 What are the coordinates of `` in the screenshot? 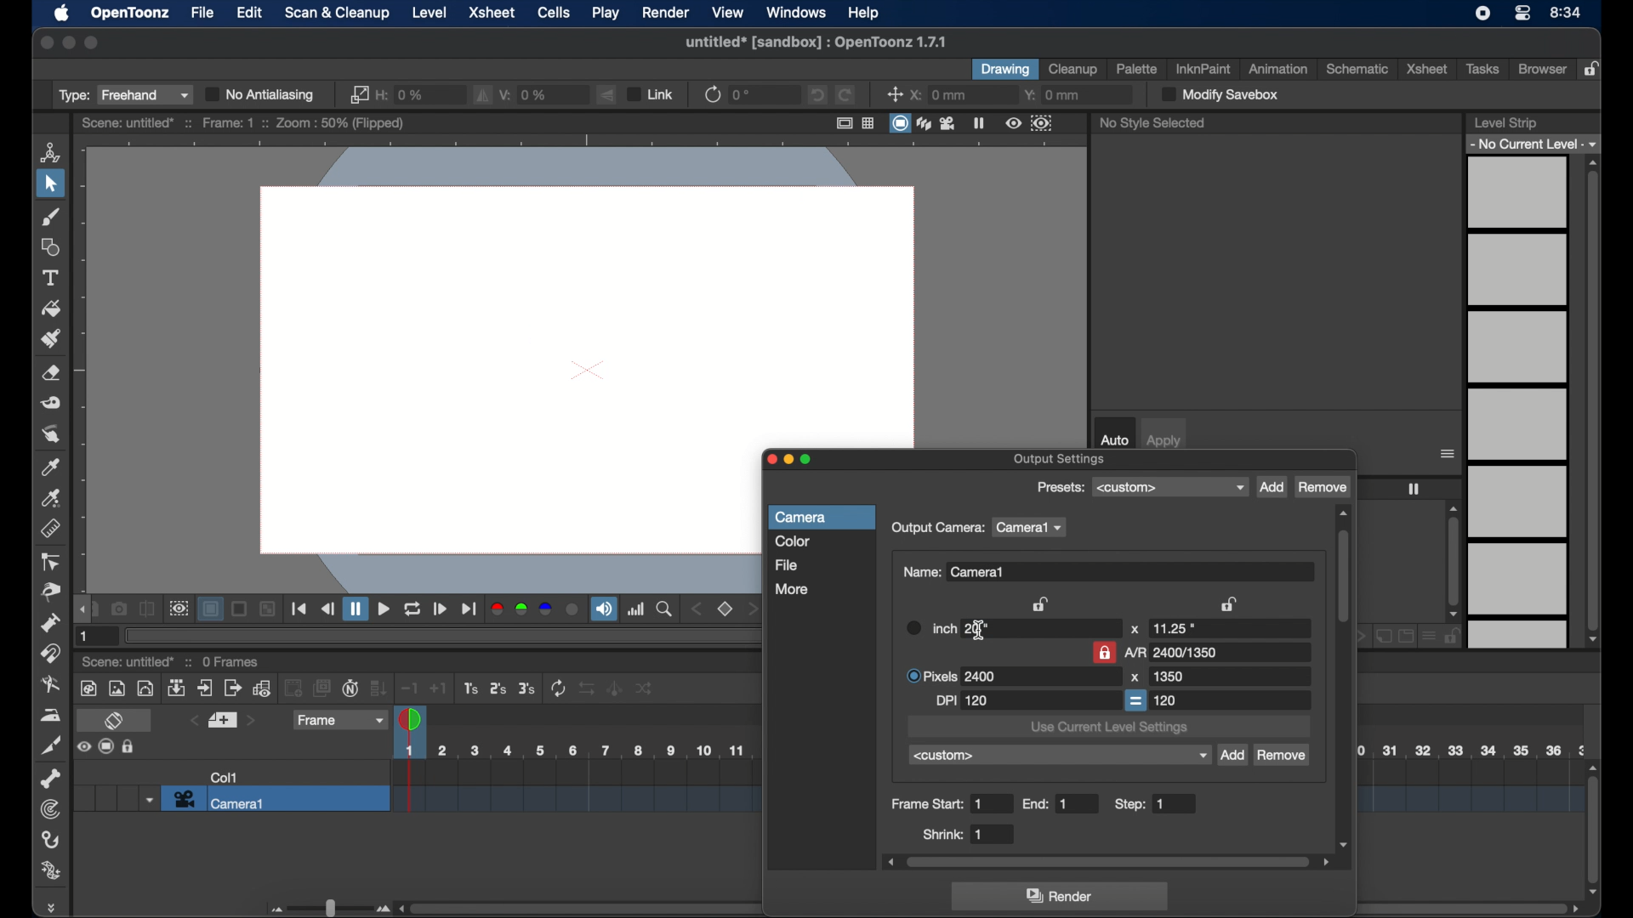 It's located at (232, 688).